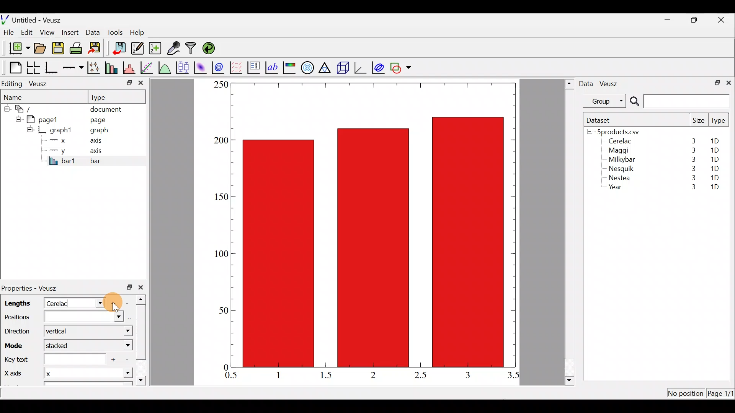  I want to click on 1D, so click(715, 177).